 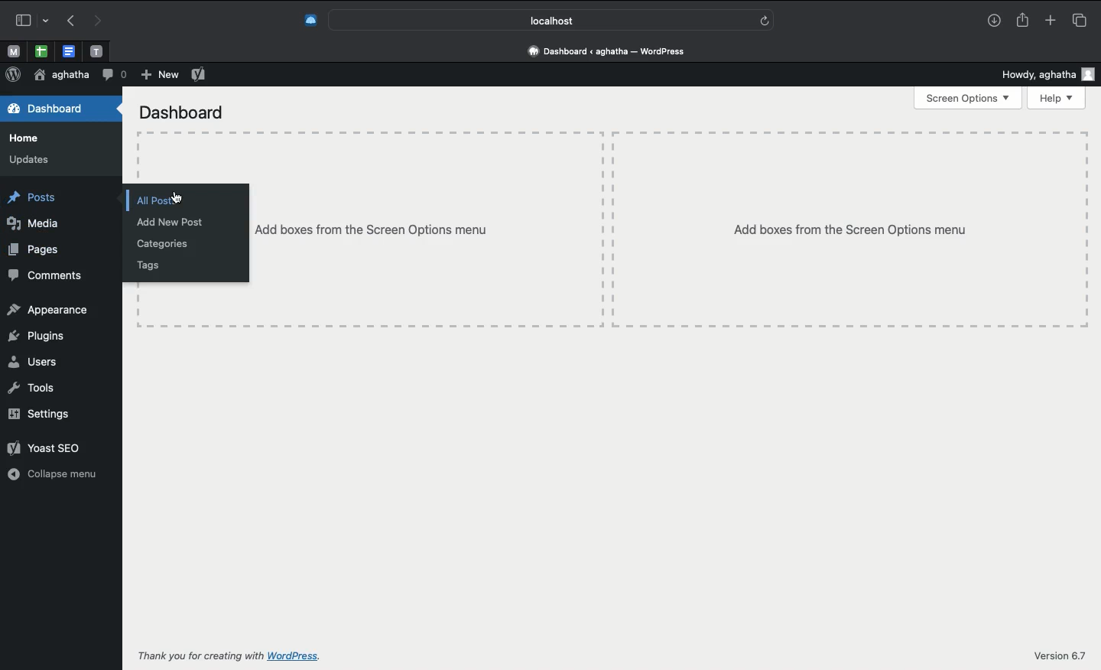 What do you see at coordinates (30, 362) in the screenshot?
I see `Users` at bounding box center [30, 362].